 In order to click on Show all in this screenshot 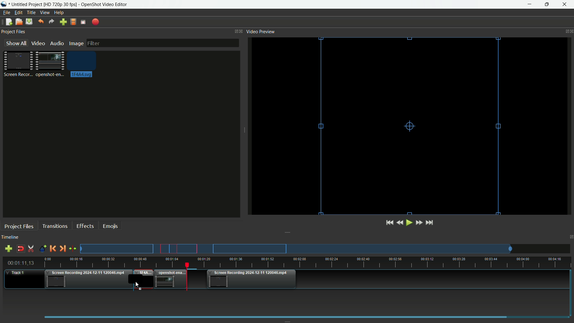, I will do `click(14, 43)`.